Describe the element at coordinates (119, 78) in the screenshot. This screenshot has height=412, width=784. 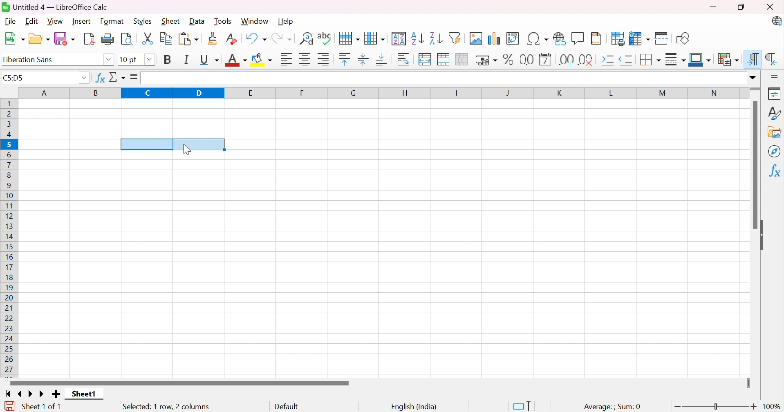
I see `Select Function` at that location.